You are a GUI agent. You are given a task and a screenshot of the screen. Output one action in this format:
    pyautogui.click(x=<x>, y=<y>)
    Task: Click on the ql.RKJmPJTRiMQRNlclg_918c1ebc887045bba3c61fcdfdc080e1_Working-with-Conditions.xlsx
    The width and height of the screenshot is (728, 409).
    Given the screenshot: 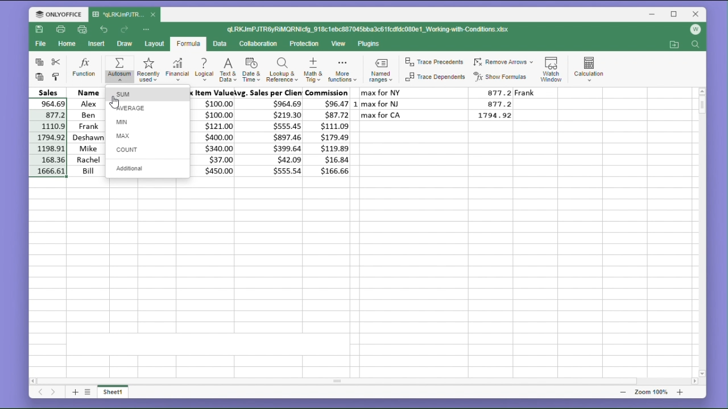 What is the action you would take?
    pyautogui.click(x=380, y=30)
    